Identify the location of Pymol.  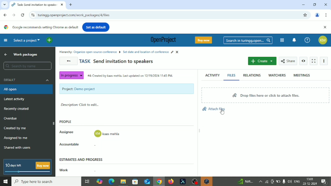
(183, 182).